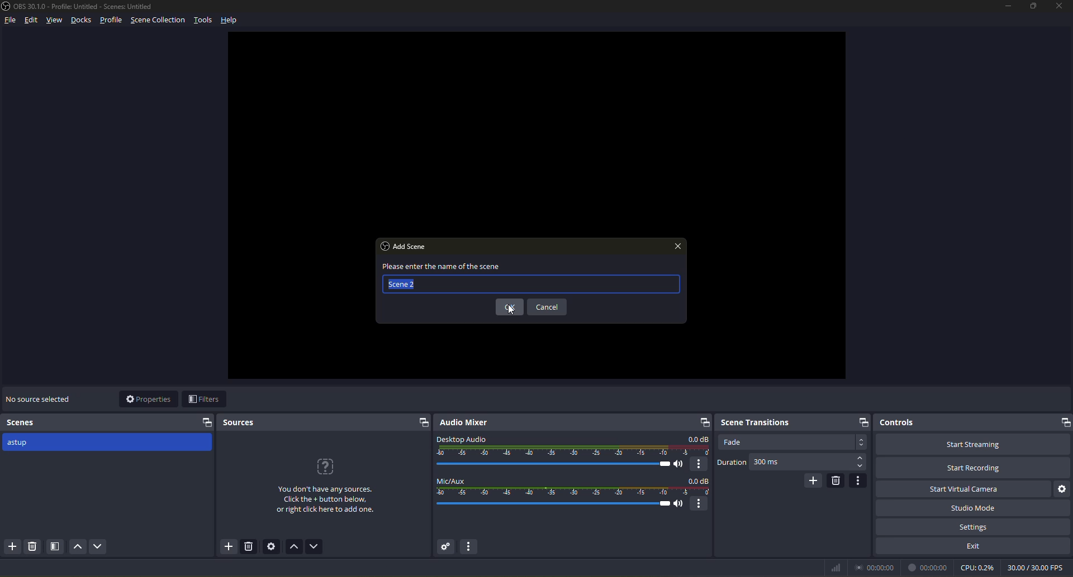  I want to click on expand, so click(1064, 421).